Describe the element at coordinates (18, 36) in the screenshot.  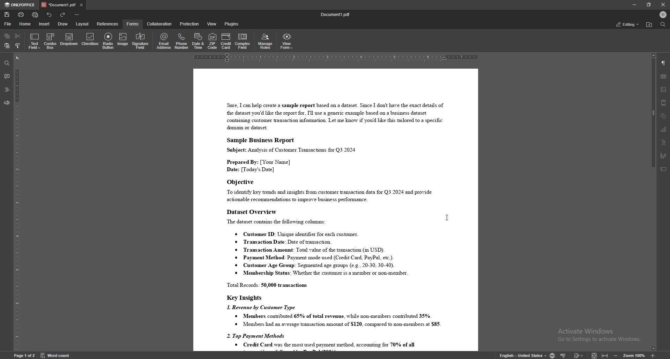
I see `cut` at that location.